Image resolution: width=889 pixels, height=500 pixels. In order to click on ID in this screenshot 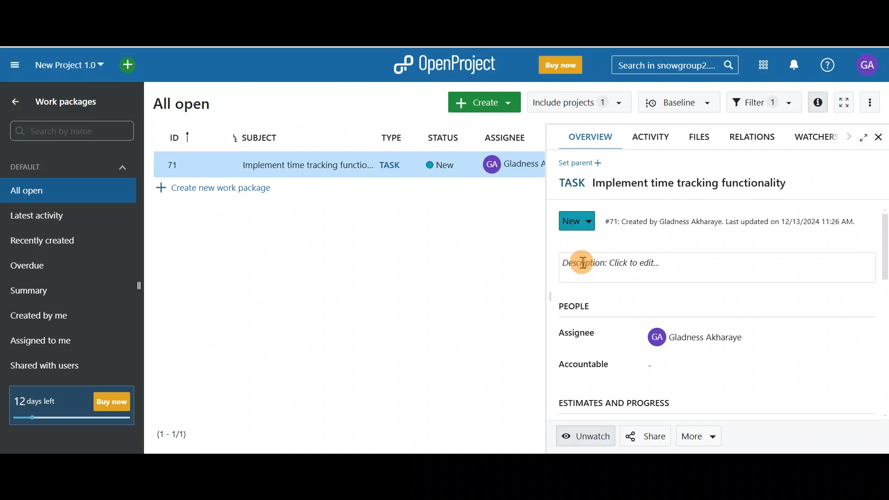, I will do `click(177, 138)`.